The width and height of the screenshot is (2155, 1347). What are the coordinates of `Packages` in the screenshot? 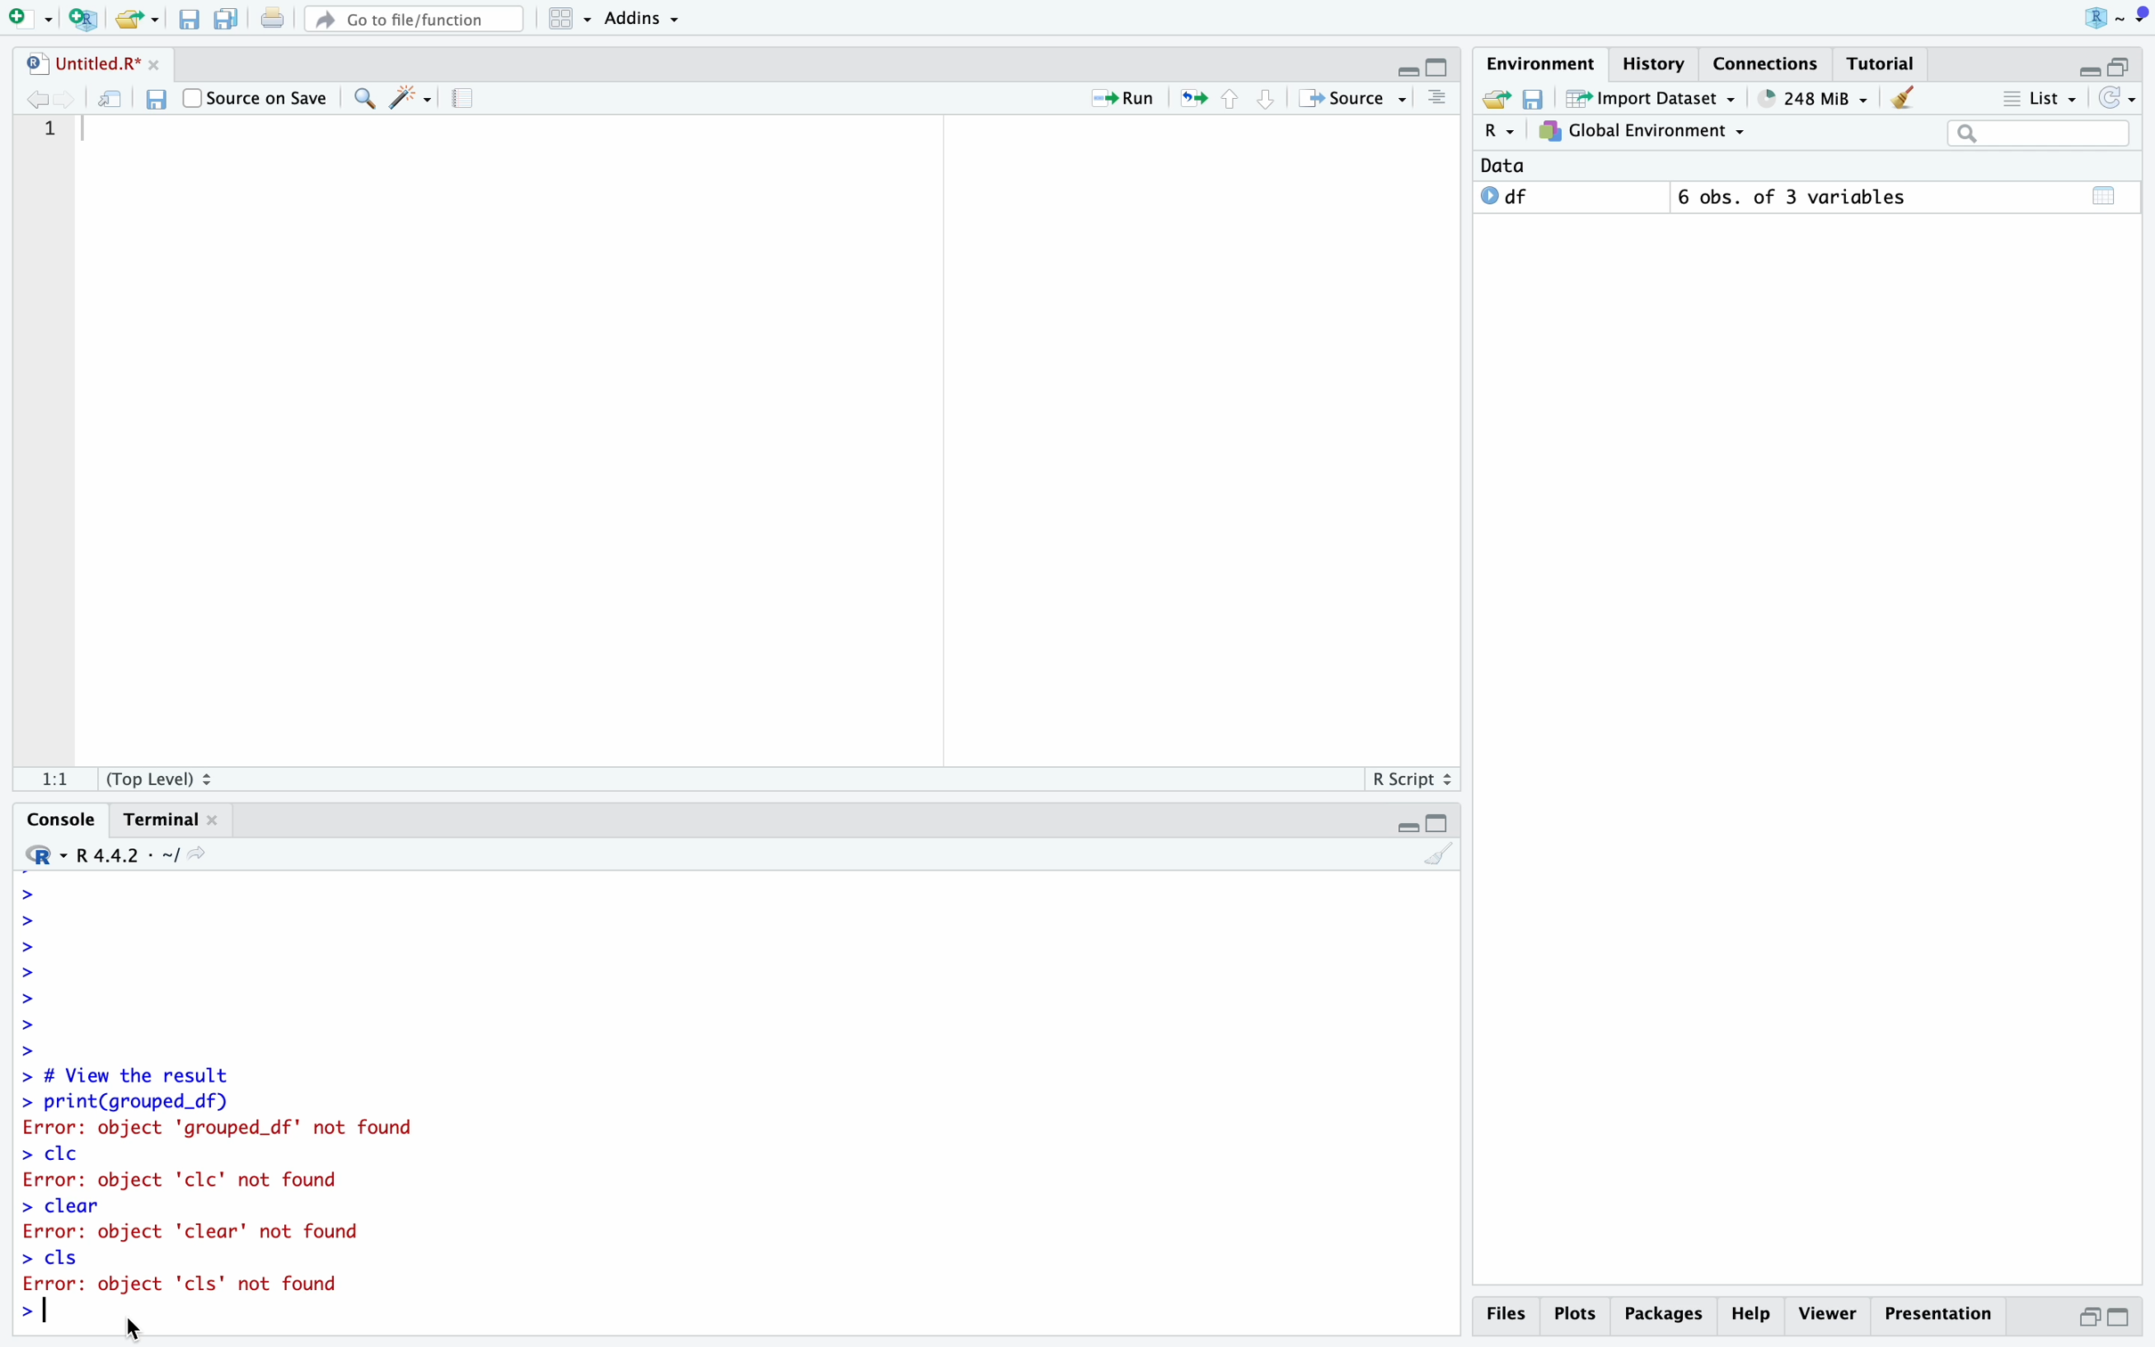 It's located at (1665, 1314).